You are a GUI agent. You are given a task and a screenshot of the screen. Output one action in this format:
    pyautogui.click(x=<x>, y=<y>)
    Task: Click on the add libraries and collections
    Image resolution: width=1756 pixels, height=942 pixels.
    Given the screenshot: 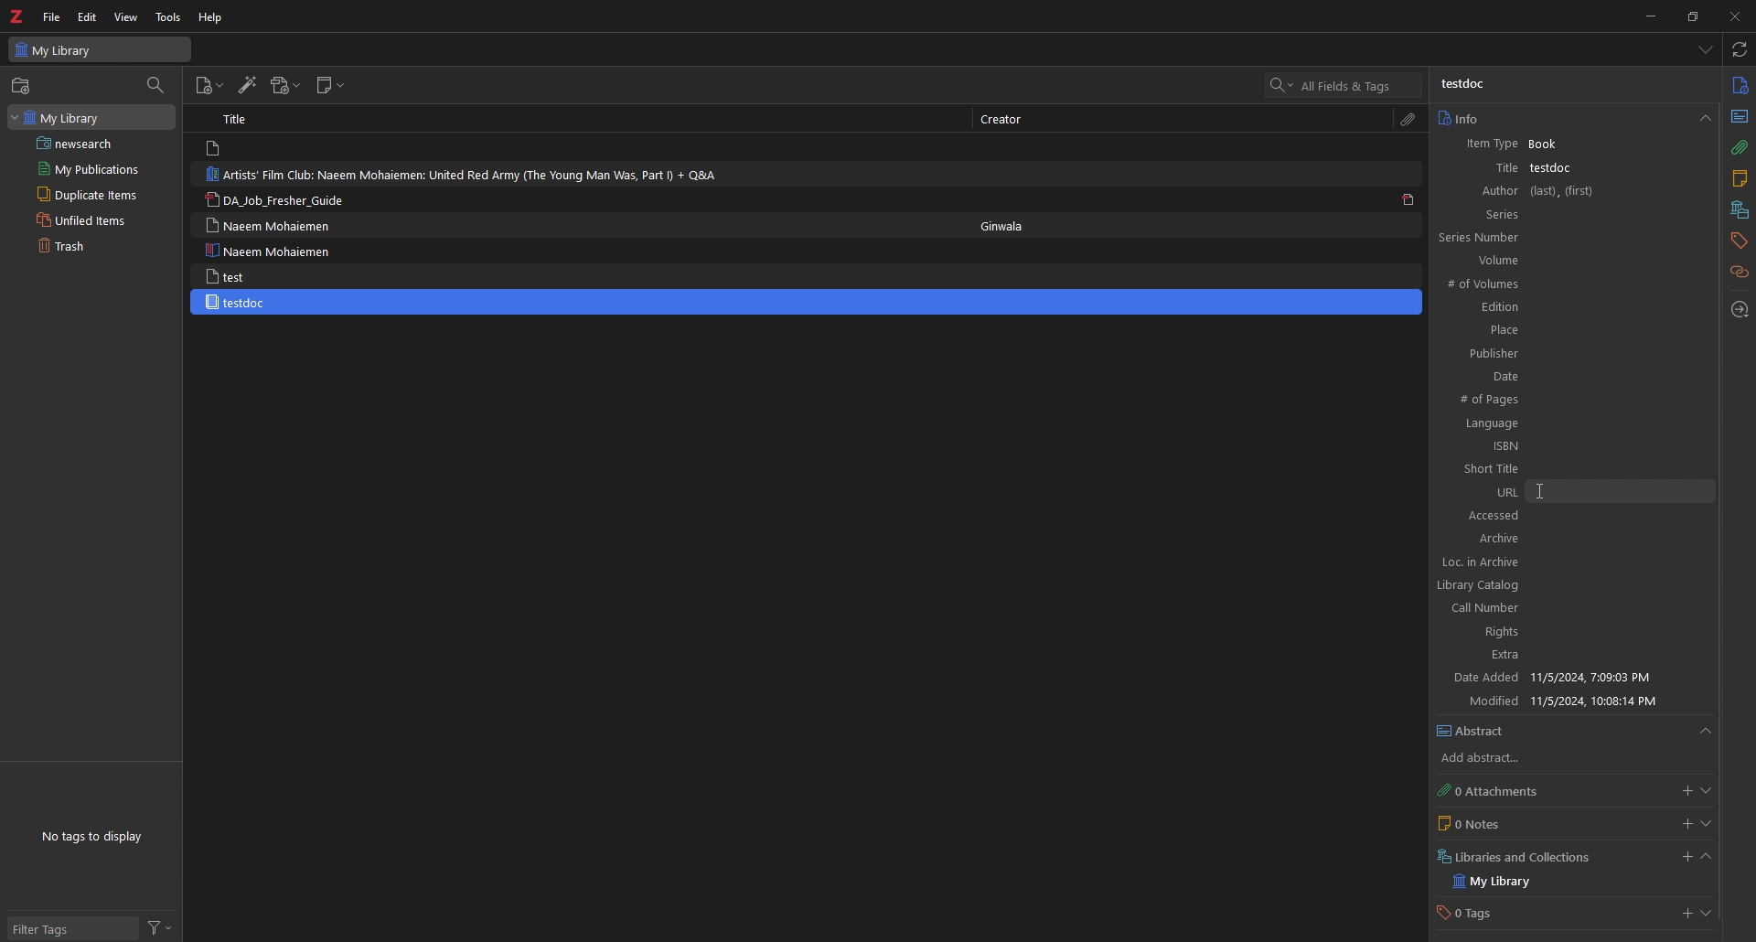 What is the action you would take?
    pyautogui.click(x=1684, y=858)
    